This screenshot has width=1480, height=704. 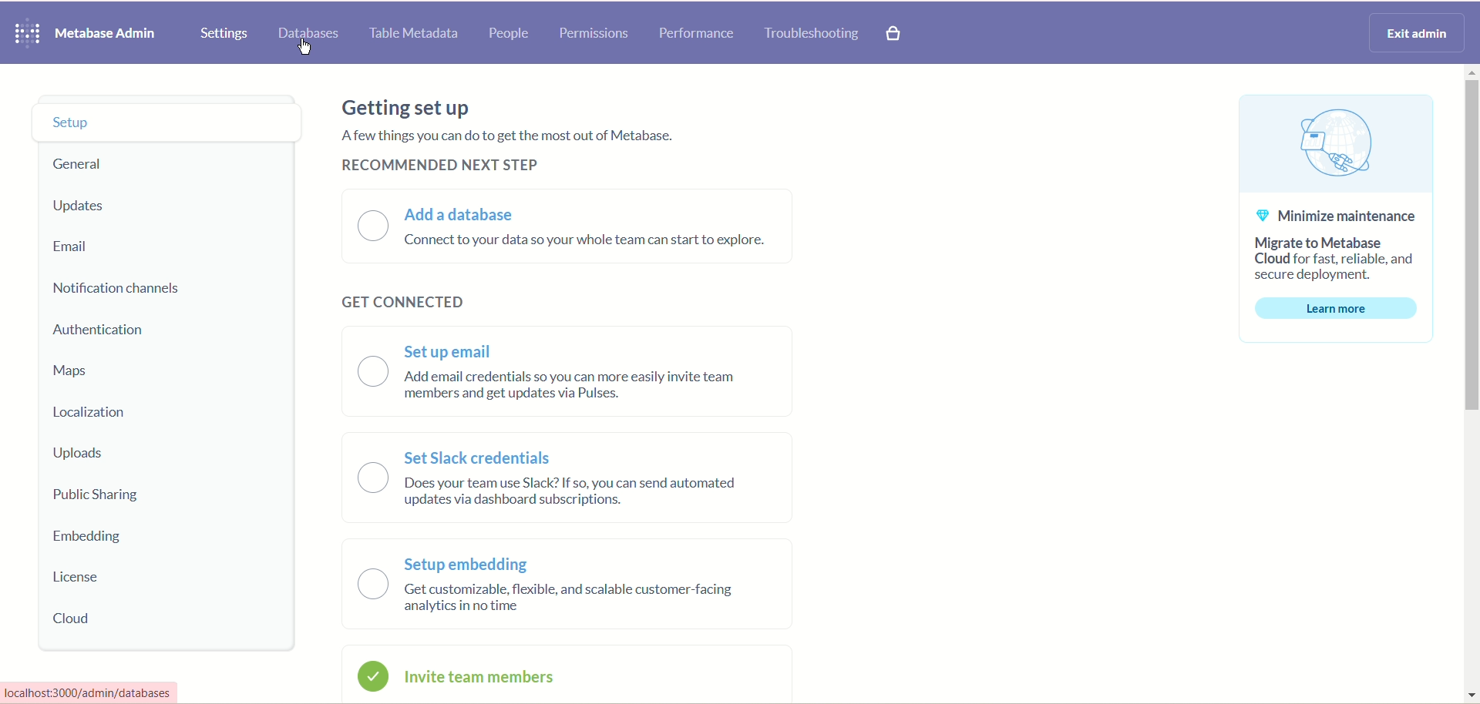 I want to click on logo, so click(x=24, y=34).